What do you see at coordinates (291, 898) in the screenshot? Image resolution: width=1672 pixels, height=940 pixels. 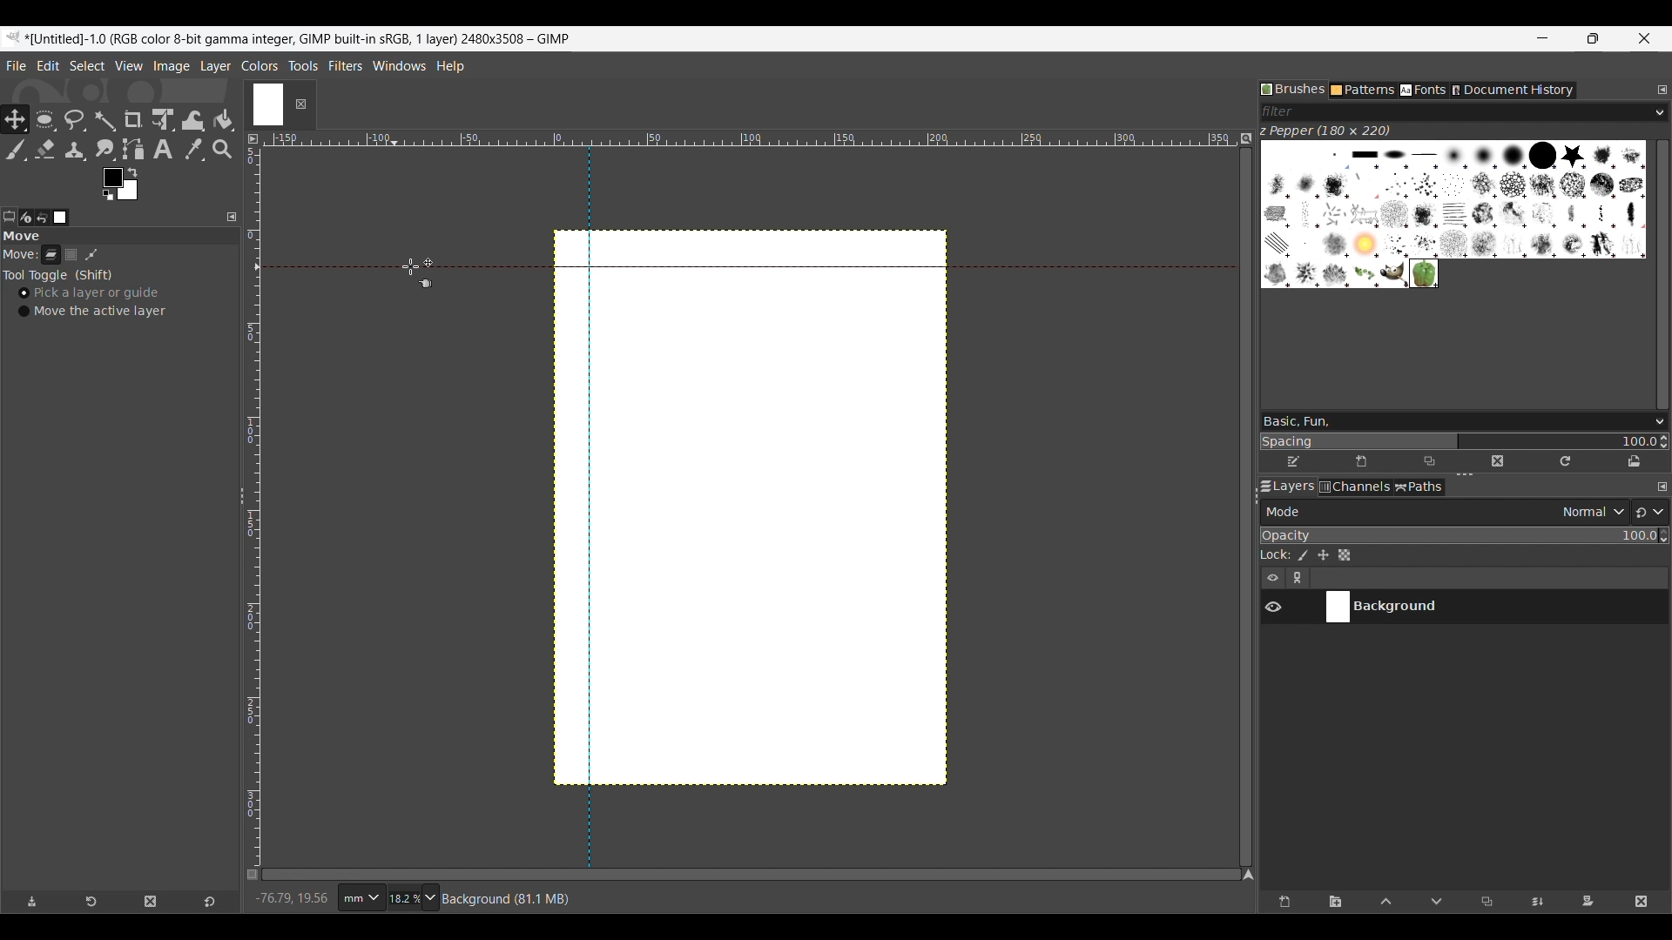 I see `Cursor co-ordinates changed` at bounding box center [291, 898].